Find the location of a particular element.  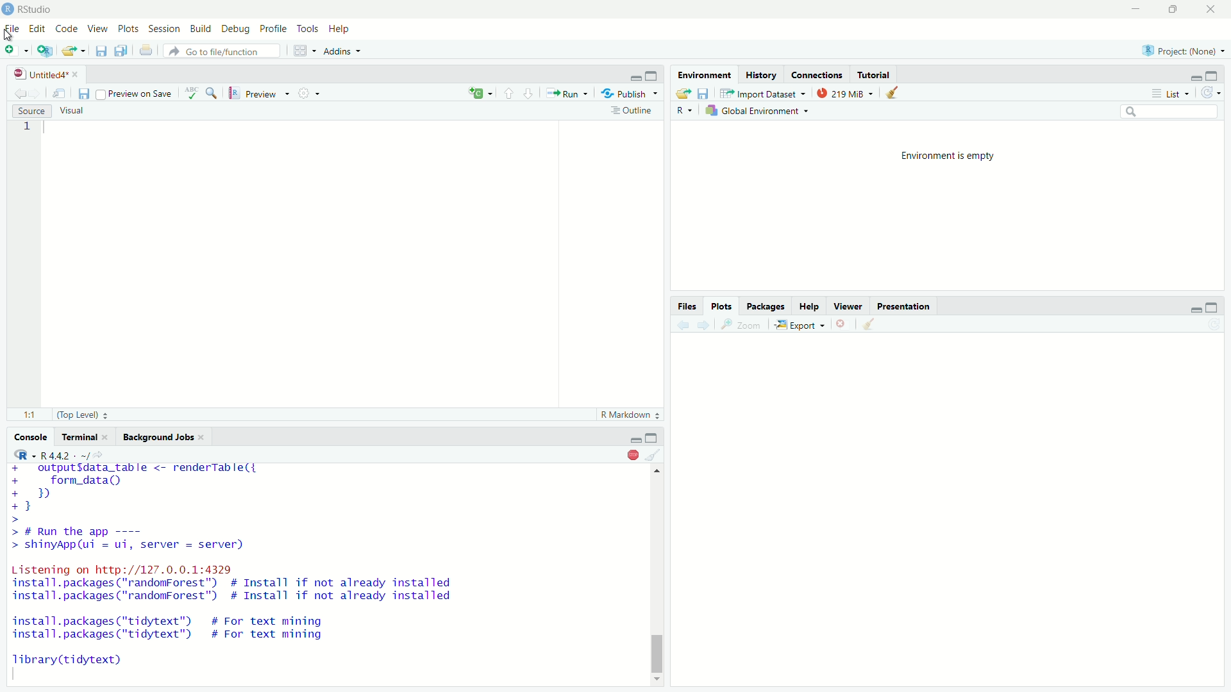

History is located at coordinates (760, 74).